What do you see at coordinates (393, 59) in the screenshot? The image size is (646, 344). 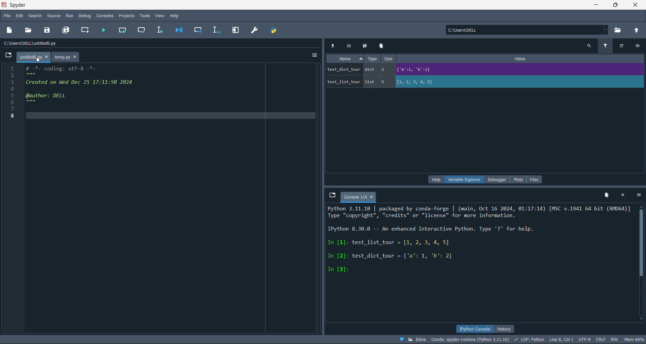 I see `size` at bounding box center [393, 59].